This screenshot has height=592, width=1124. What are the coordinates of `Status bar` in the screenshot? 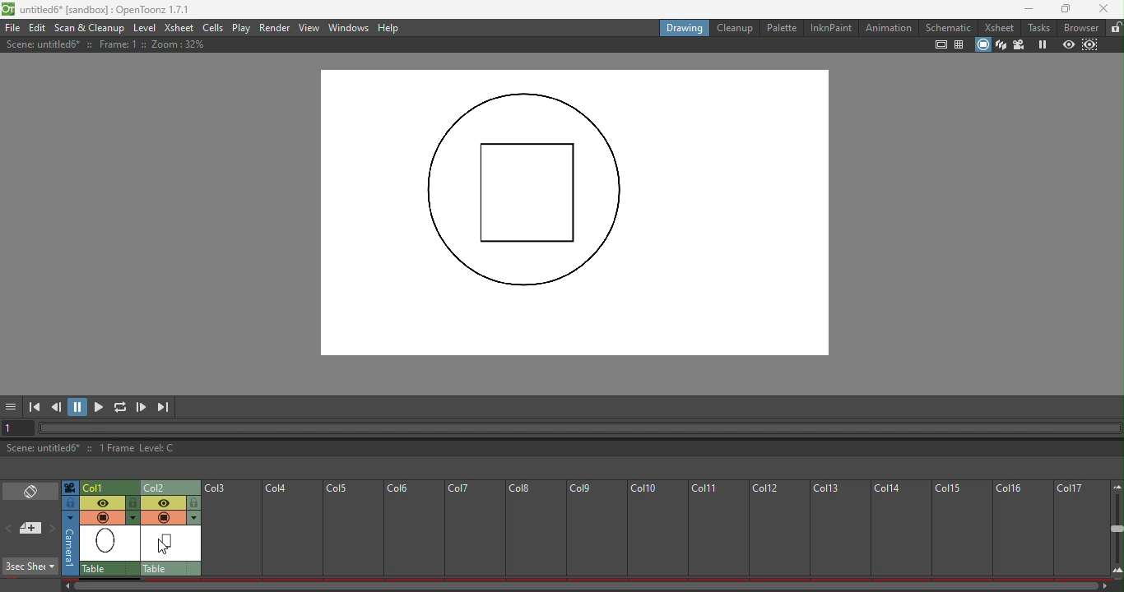 It's located at (561, 449).